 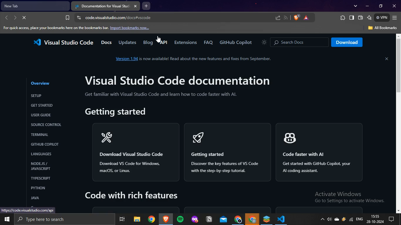 I want to click on Blog, so click(x=148, y=43).